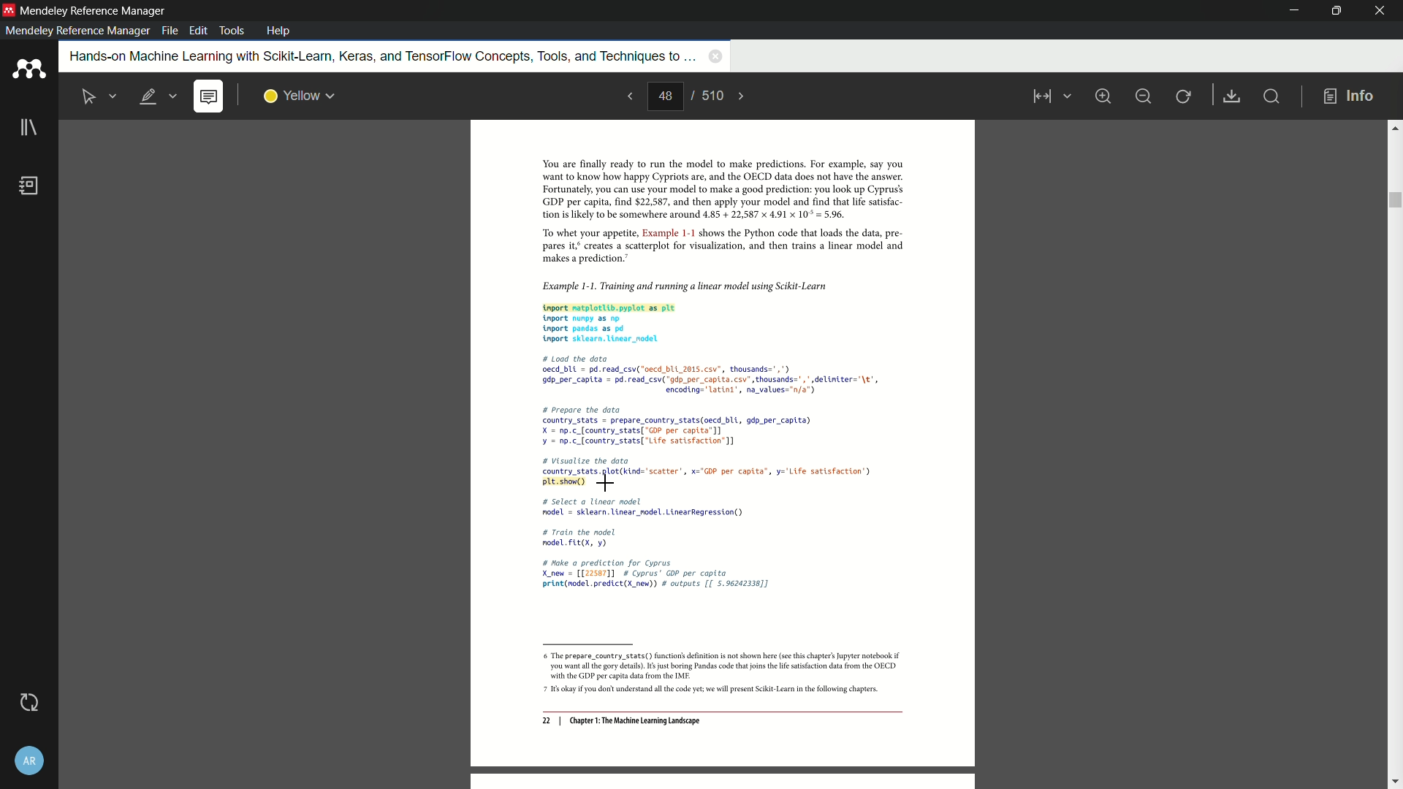  I want to click on find, so click(1270, 96).